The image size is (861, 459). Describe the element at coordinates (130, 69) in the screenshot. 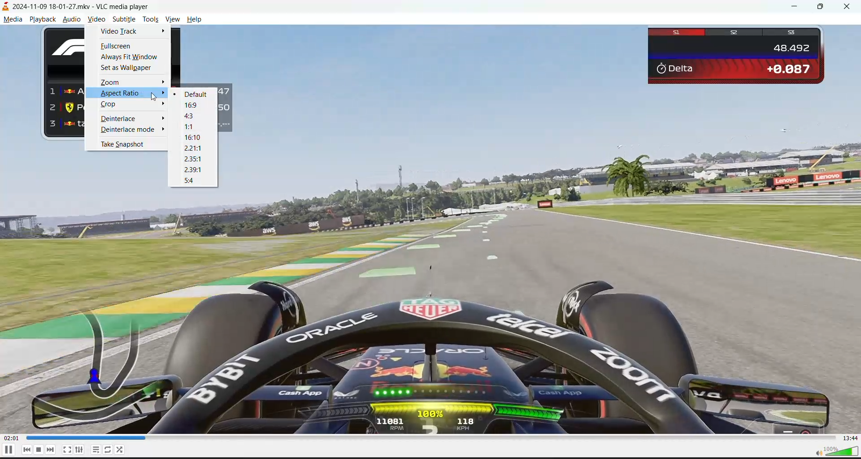

I see `set as wallpaper` at that location.